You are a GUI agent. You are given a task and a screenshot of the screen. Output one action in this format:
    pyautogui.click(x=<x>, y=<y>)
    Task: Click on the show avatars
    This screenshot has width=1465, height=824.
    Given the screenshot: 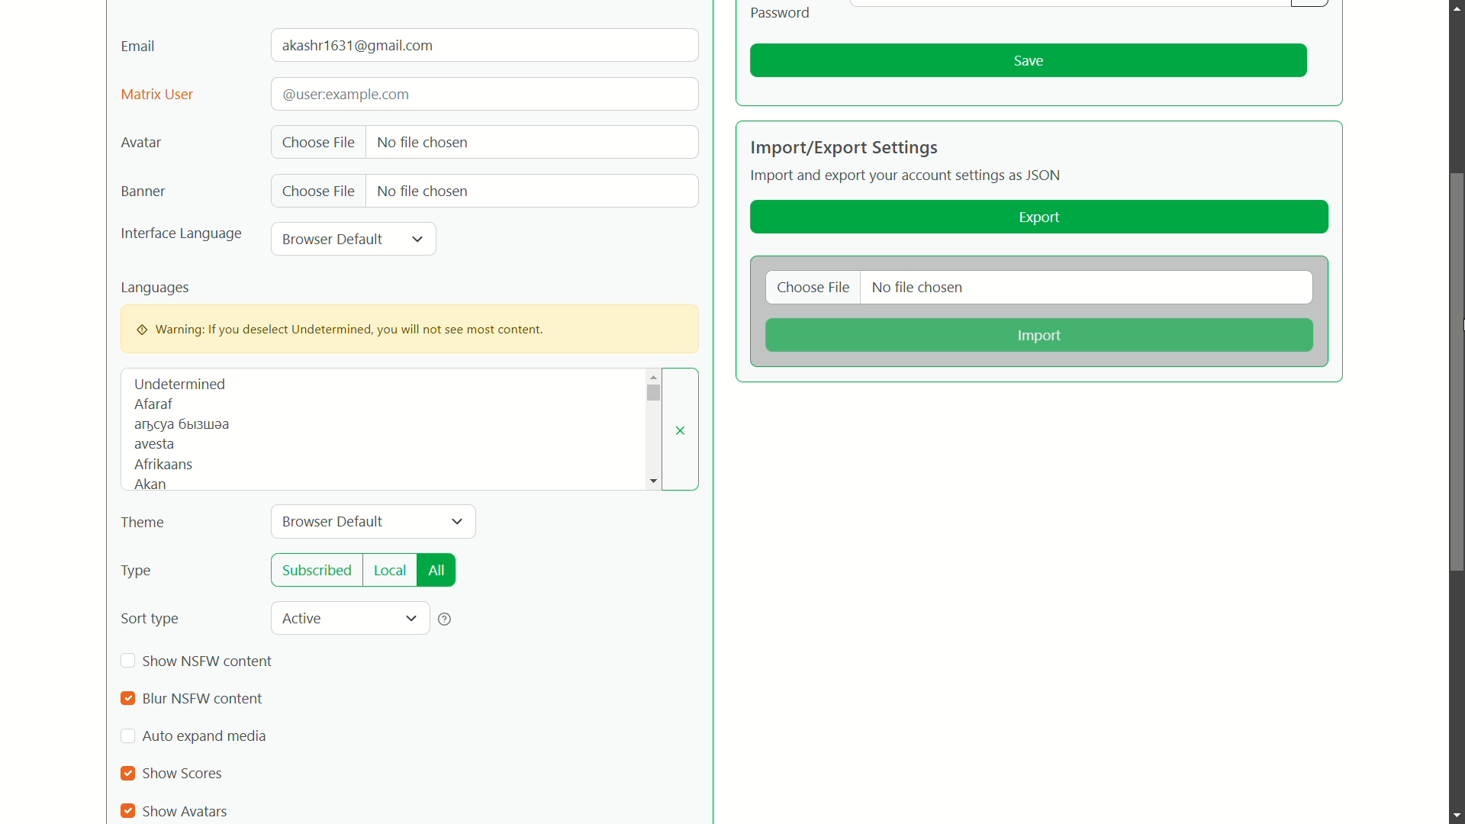 What is the action you would take?
    pyautogui.click(x=185, y=811)
    